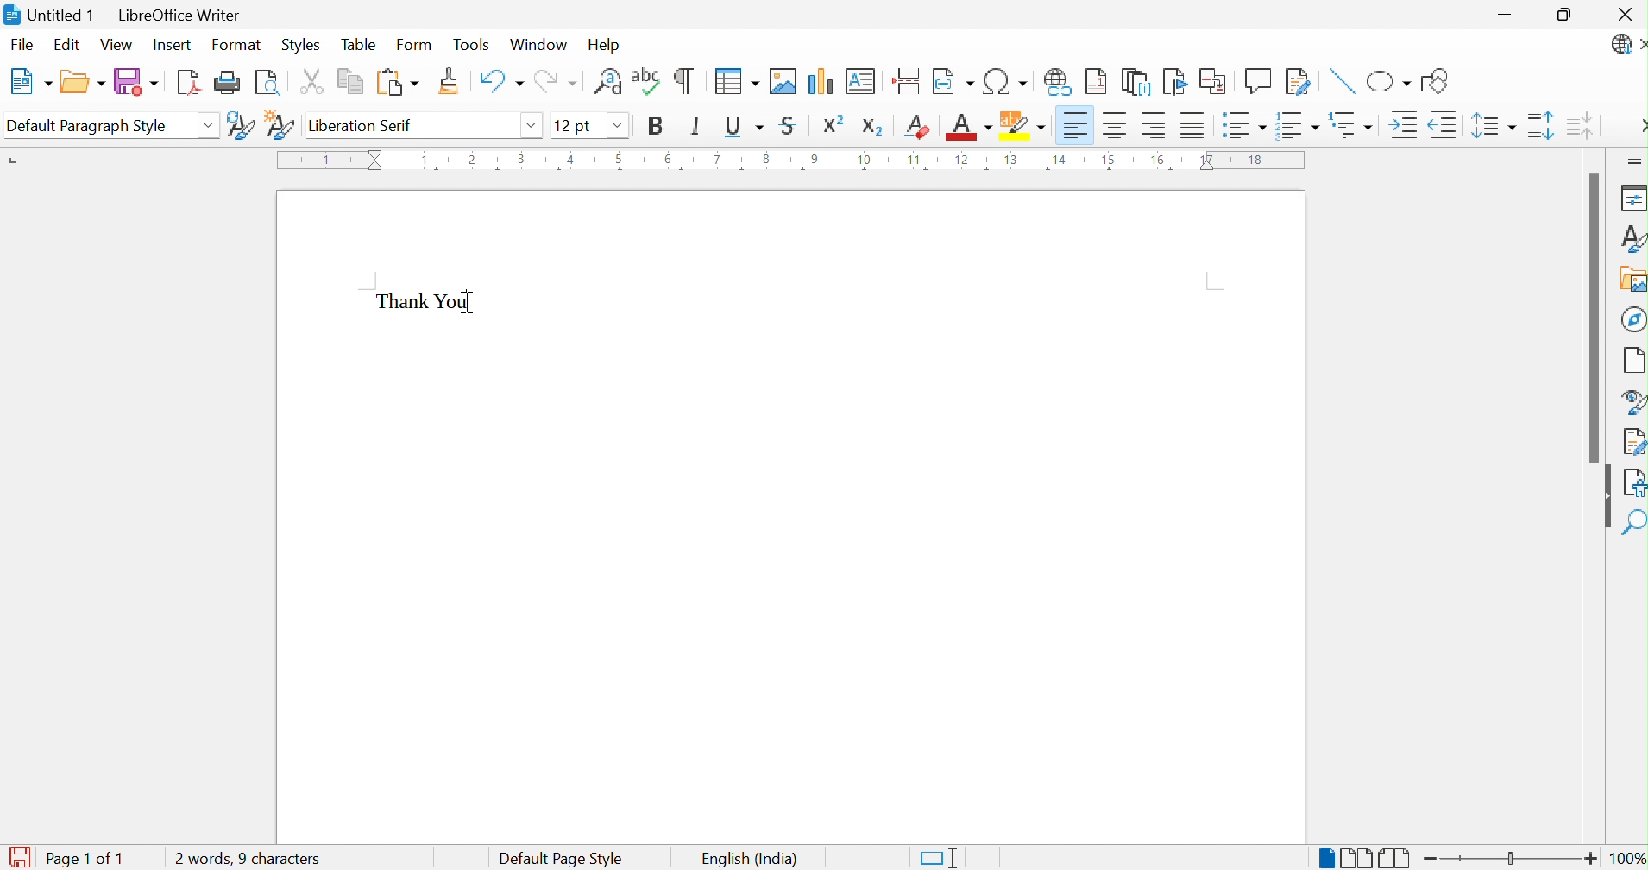 This screenshot has width=1648, height=870. What do you see at coordinates (23, 44) in the screenshot?
I see `File` at bounding box center [23, 44].